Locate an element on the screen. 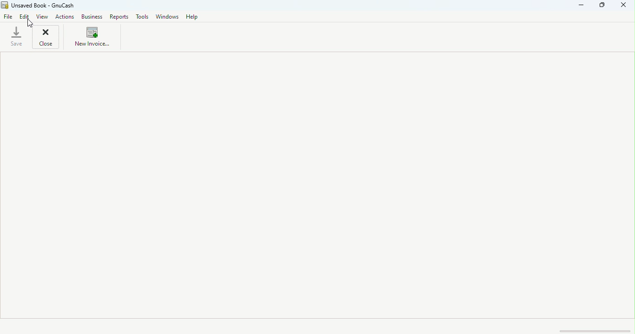 This screenshot has width=635, height=334. Close is located at coordinates (47, 38).